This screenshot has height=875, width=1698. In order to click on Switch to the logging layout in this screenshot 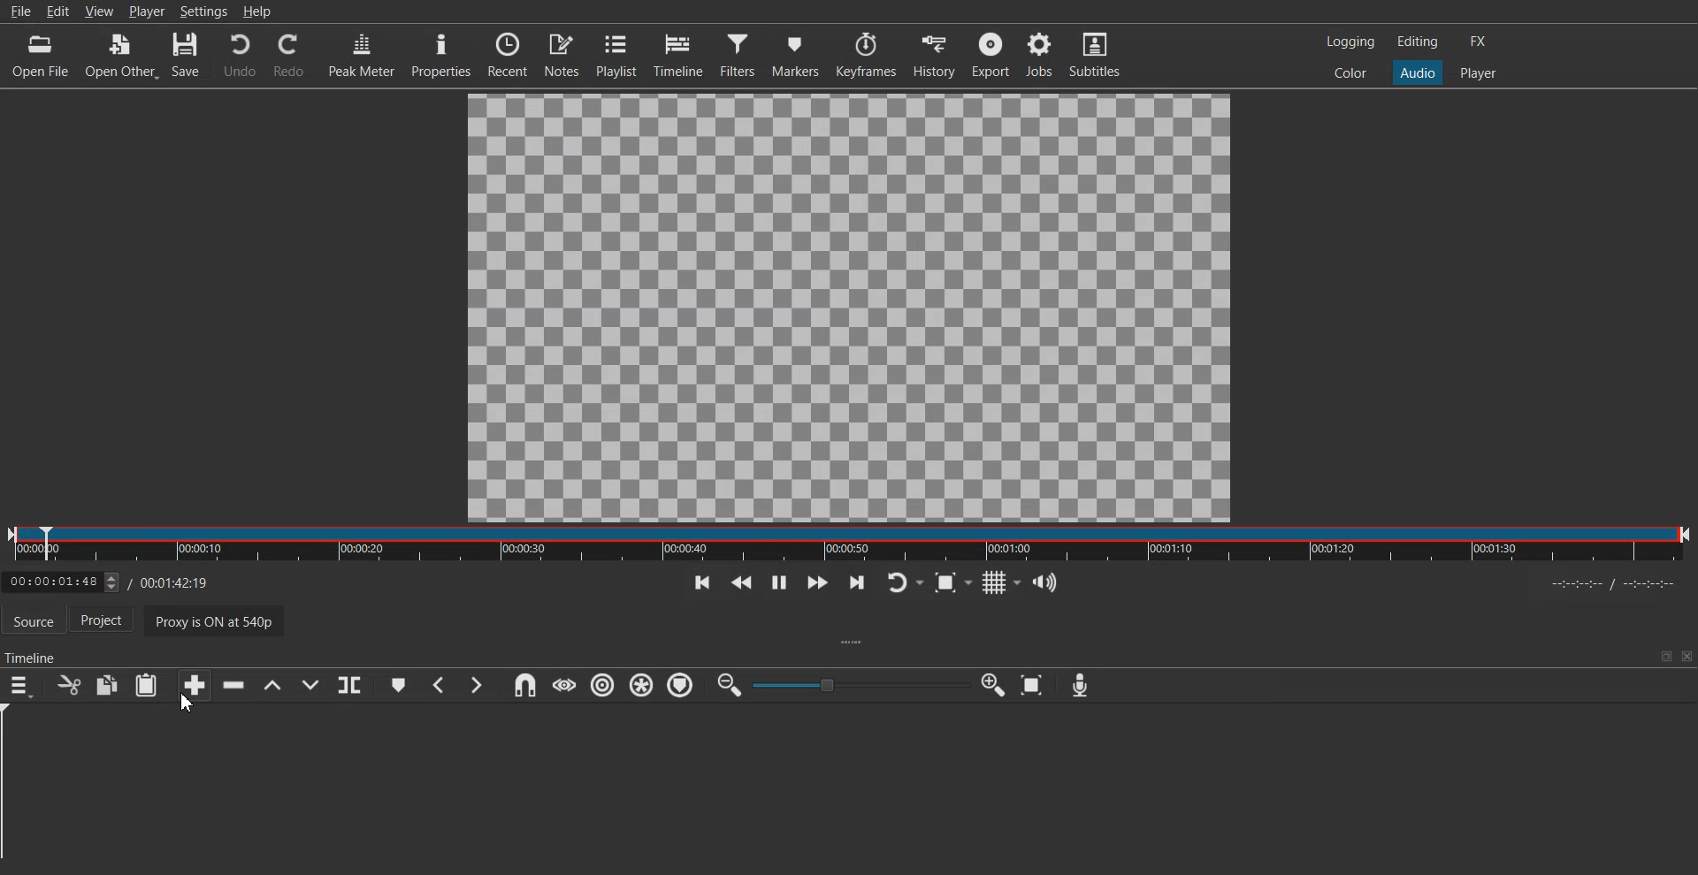, I will do `click(1349, 42)`.